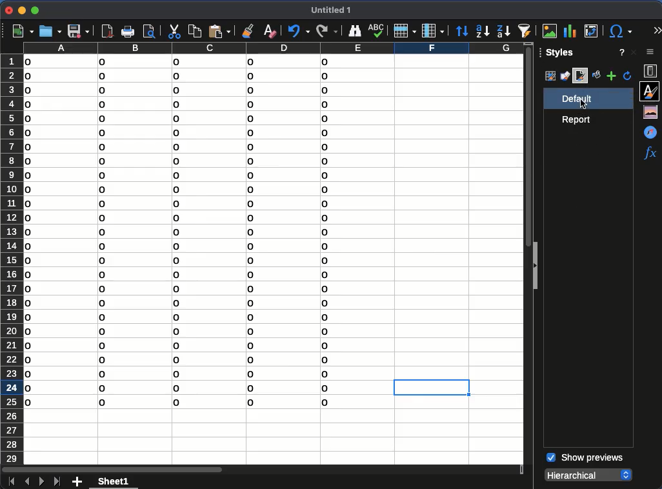  What do you see at coordinates (150, 30) in the screenshot?
I see `print preview` at bounding box center [150, 30].